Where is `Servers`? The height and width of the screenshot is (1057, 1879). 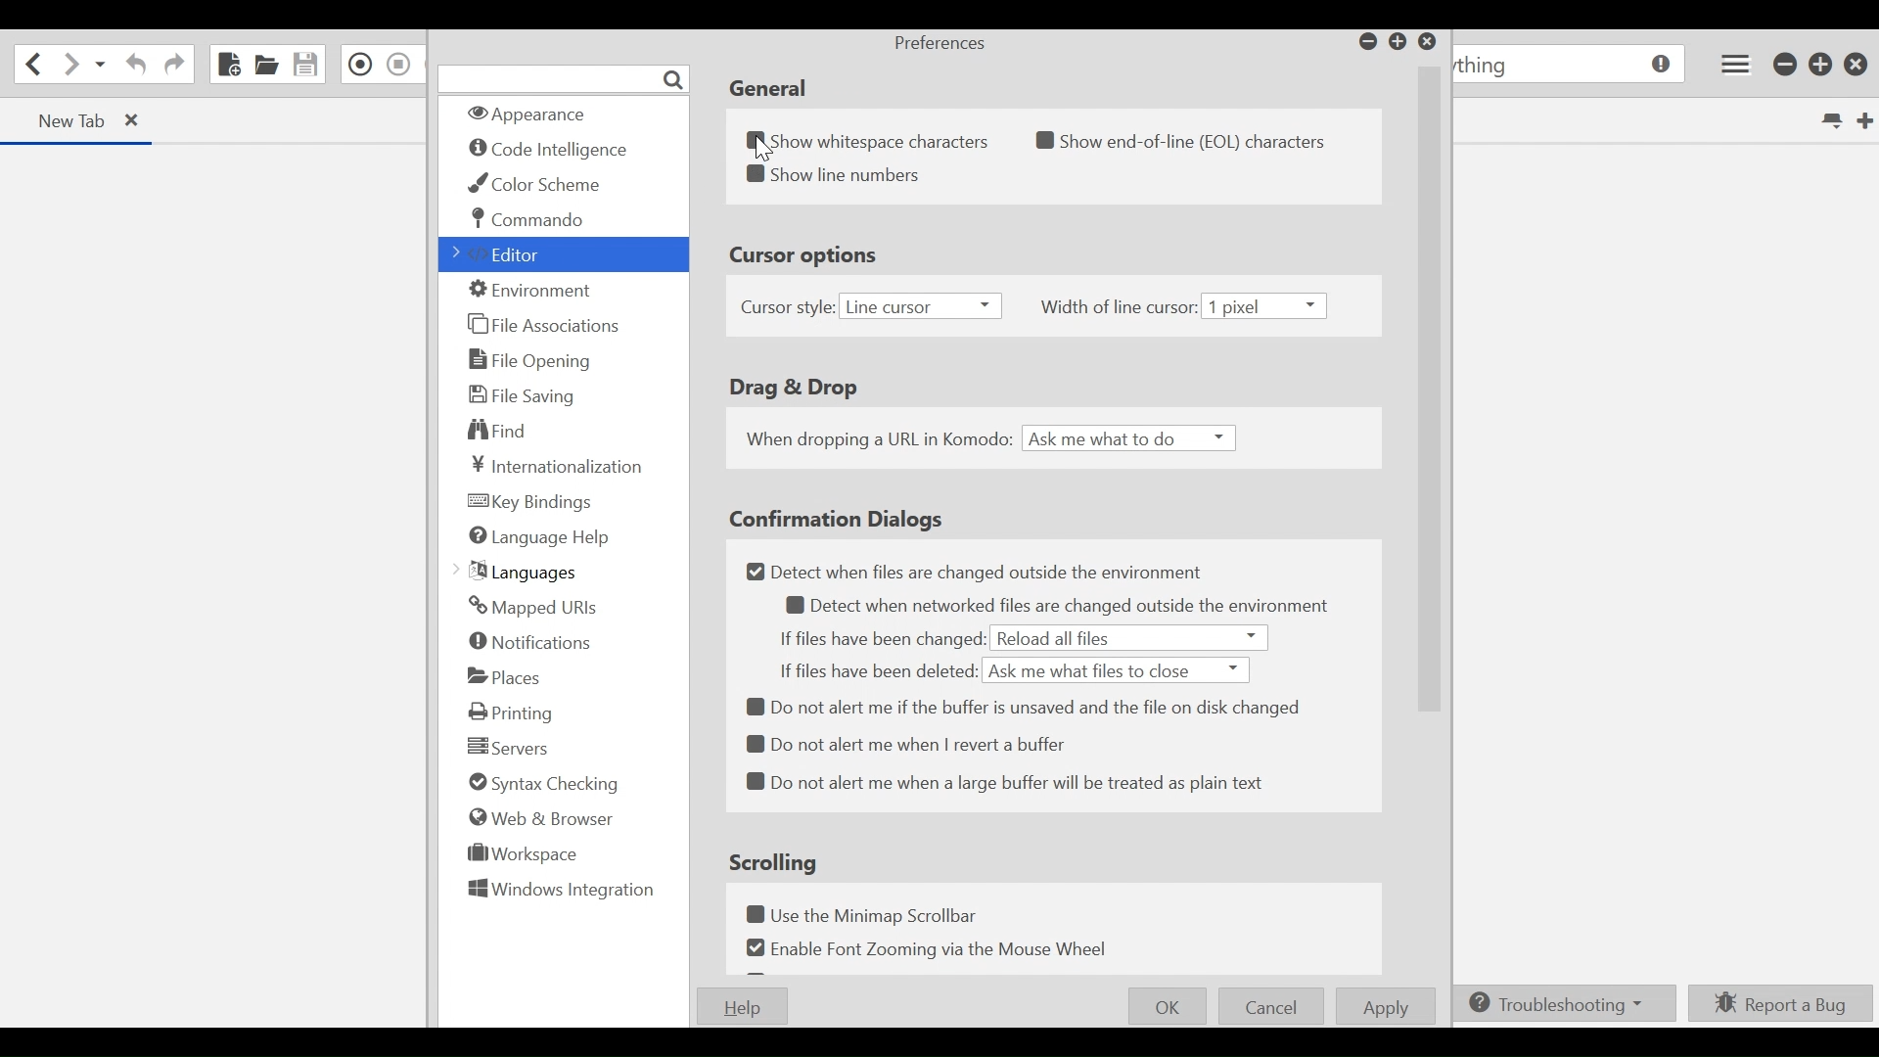
Servers is located at coordinates (509, 746).